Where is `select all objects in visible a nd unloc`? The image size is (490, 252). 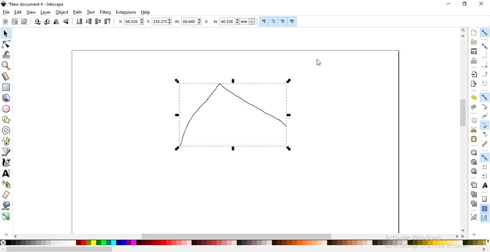 select all objects in visible a nd unloc is located at coordinates (14, 22).